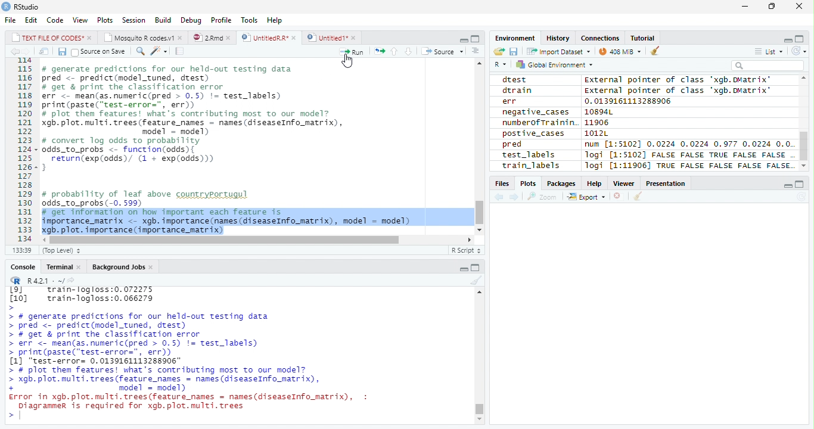 The width and height of the screenshot is (814, 429). Describe the element at coordinates (98, 52) in the screenshot. I see `Source on Save` at that location.